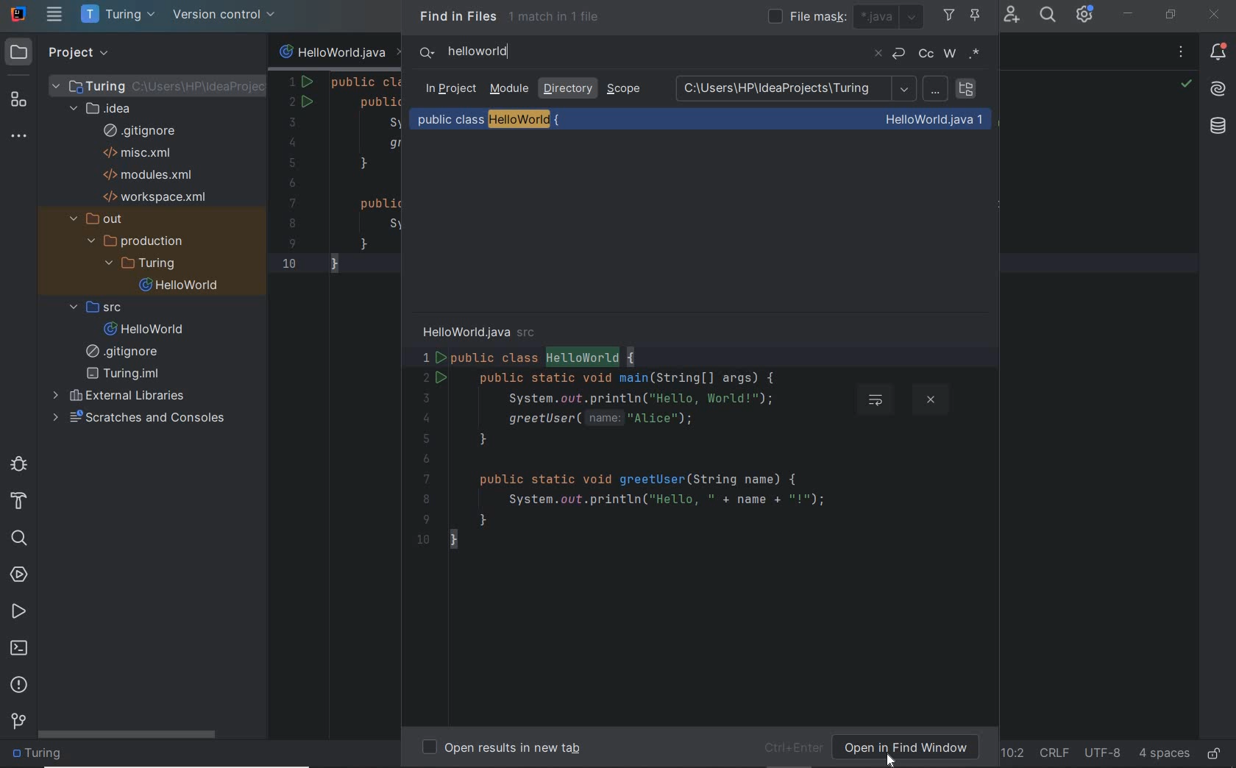  Describe the element at coordinates (808, 15) in the screenshot. I see `file mask` at that location.